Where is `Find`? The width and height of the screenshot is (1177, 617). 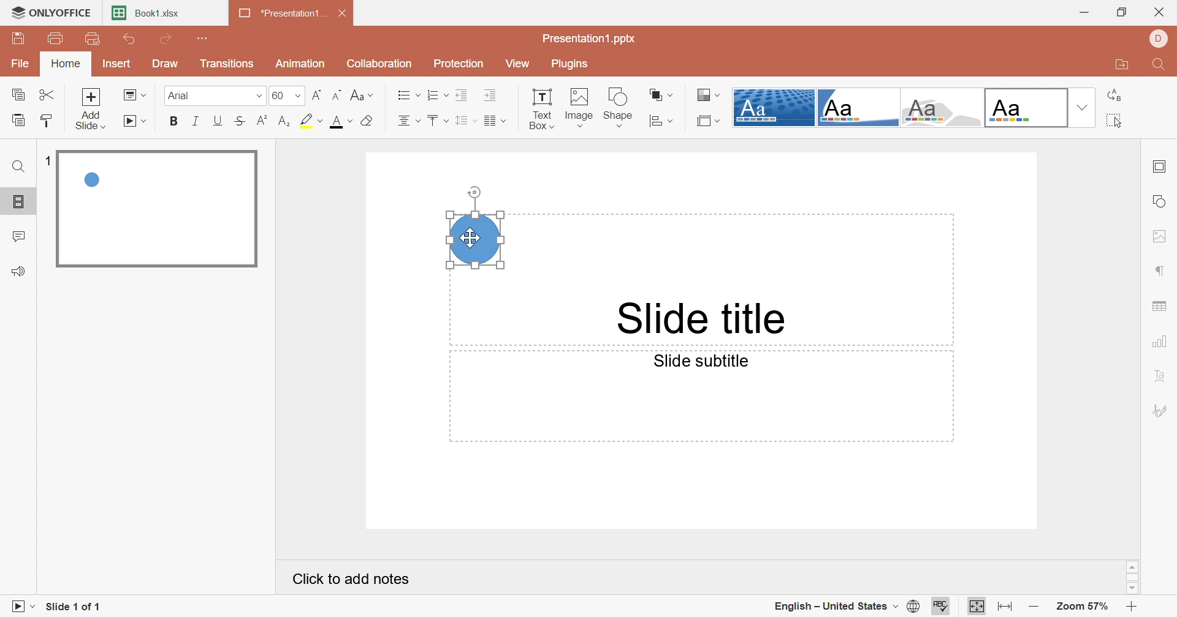 Find is located at coordinates (1162, 64).